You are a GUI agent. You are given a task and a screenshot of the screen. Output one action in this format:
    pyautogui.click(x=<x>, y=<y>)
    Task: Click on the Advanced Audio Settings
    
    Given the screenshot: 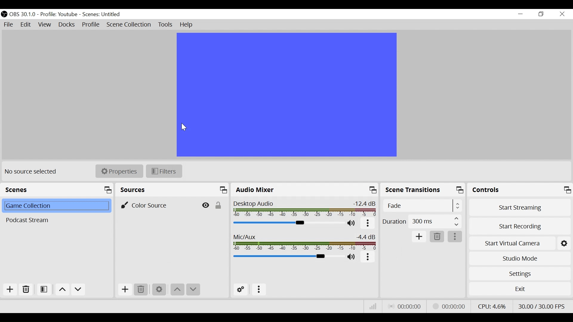 What is the action you would take?
    pyautogui.click(x=240, y=290)
    